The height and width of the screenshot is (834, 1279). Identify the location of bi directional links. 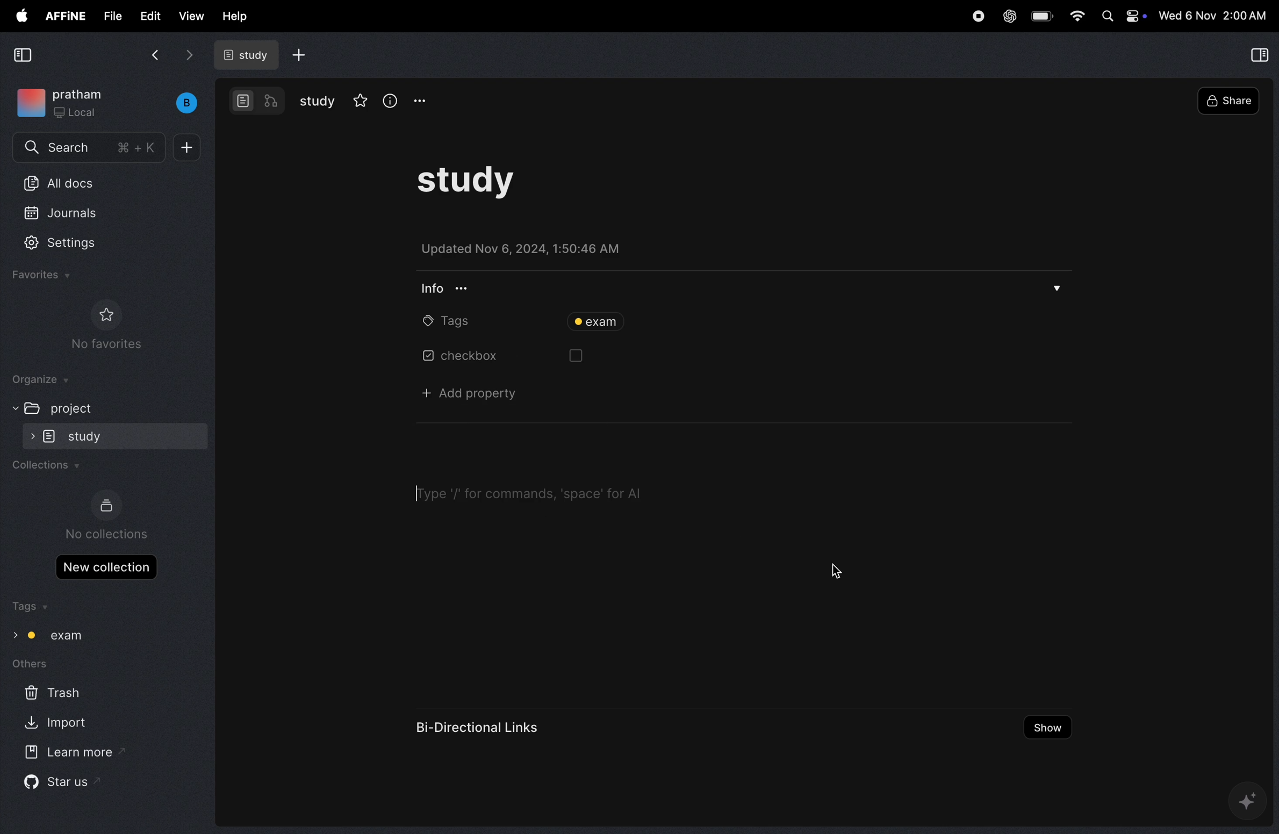
(482, 729).